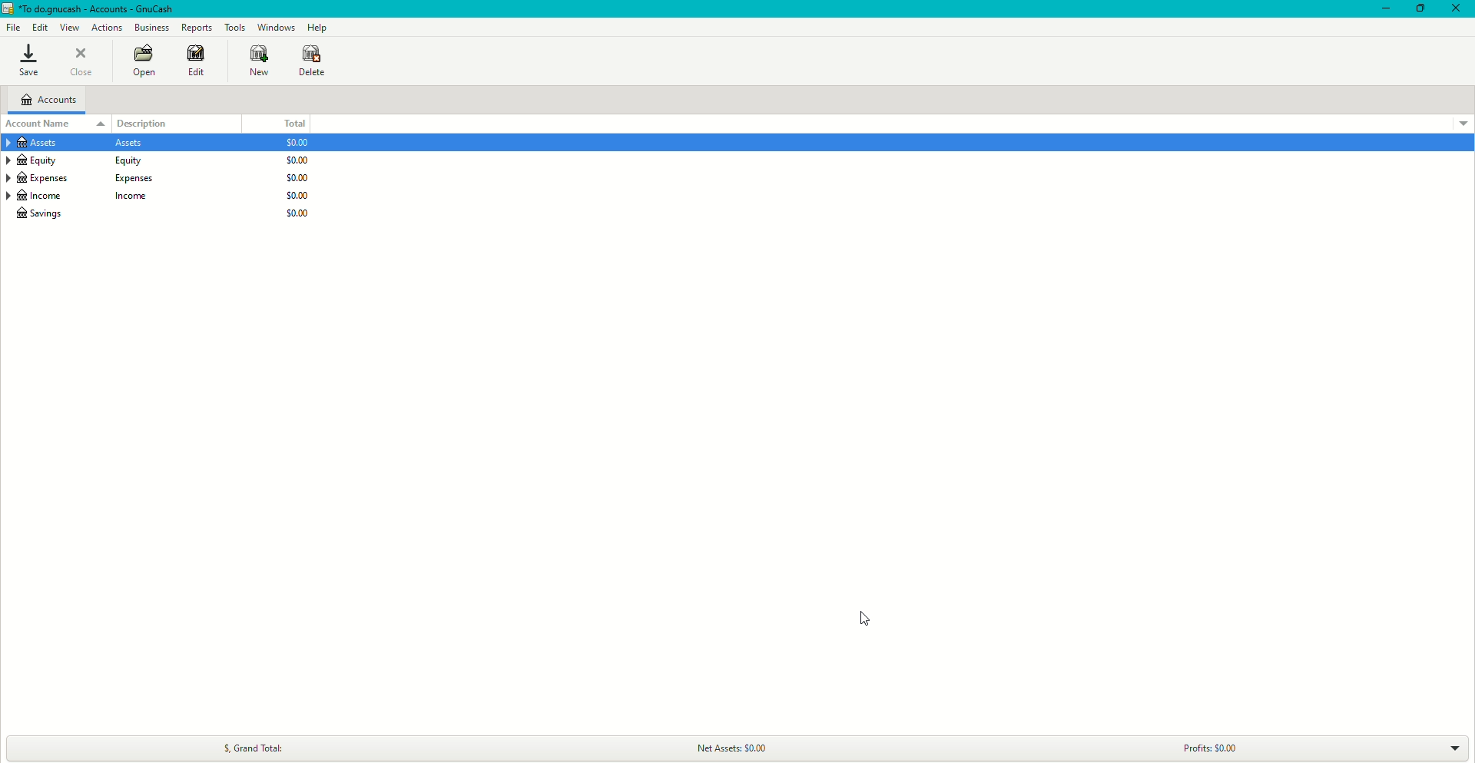  I want to click on Drop down, so click(1463, 122).